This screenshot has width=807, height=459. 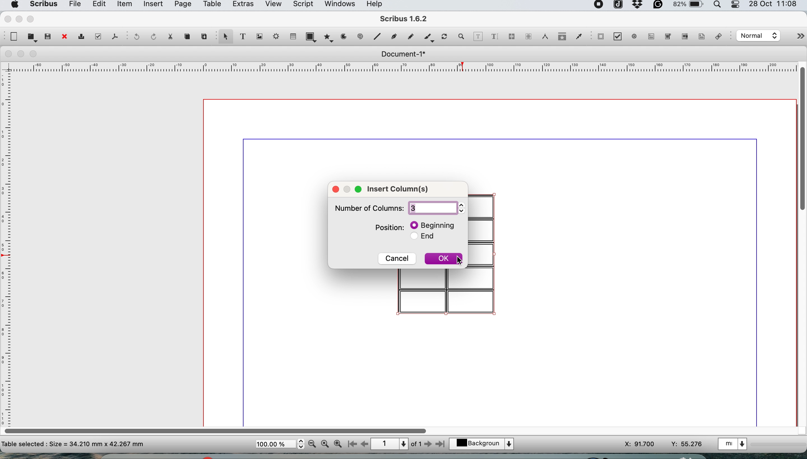 I want to click on link text frames, so click(x=511, y=38).